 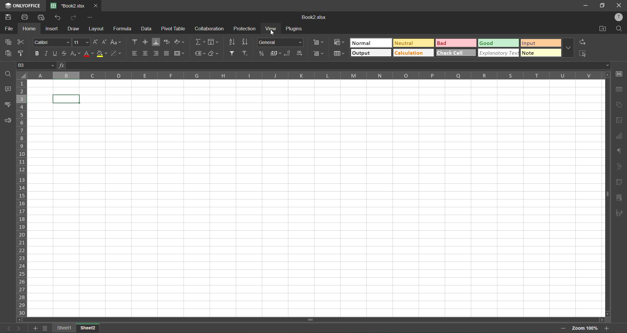 I want to click on fillcolor, so click(x=103, y=54).